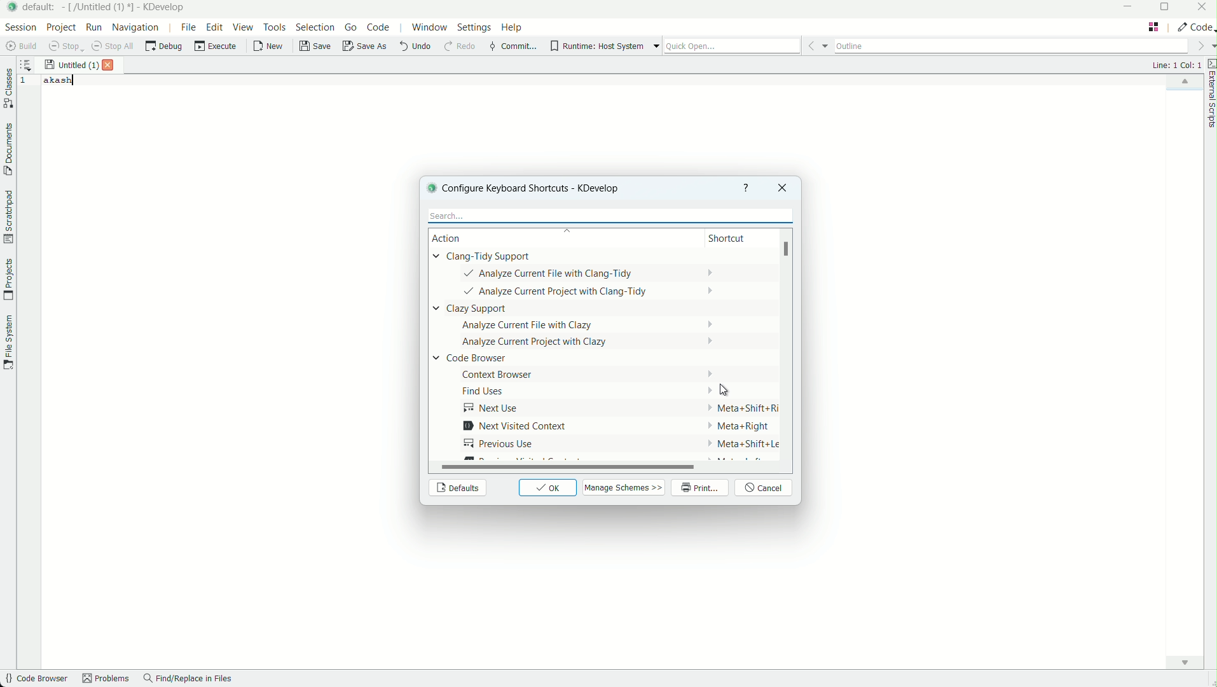 This screenshot has width=1217, height=687. Describe the element at coordinates (60, 27) in the screenshot. I see `project menu` at that location.